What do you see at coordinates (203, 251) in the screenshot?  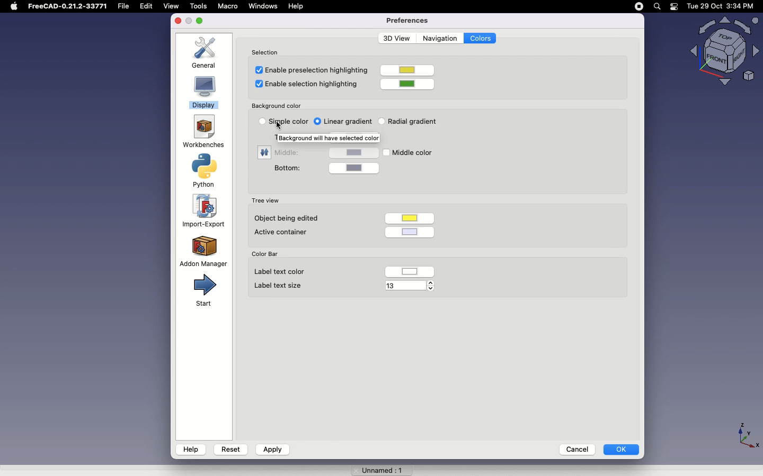 I see `Addon Manager` at bounding box center [203, 251].